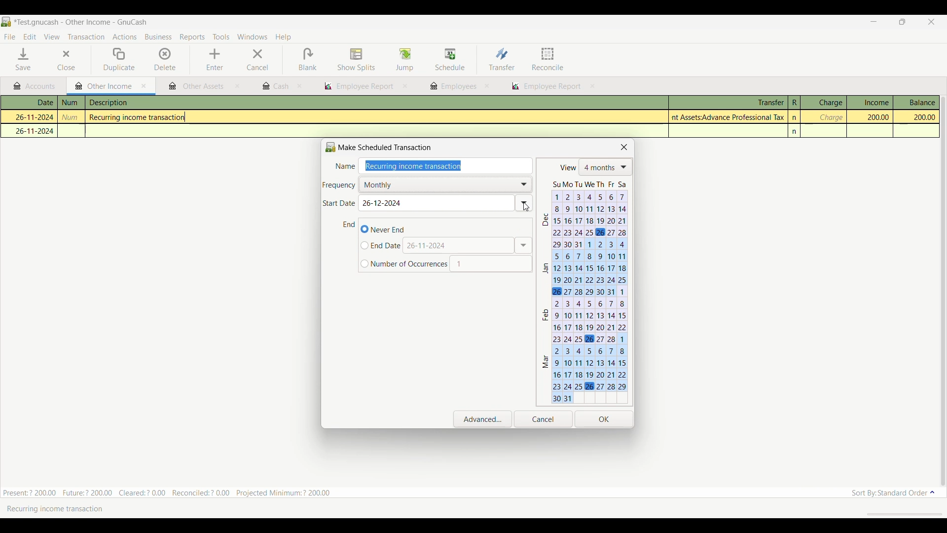 This screenshot has width=947, height=533. Describe the element at coordinates (349, 225) in the screenshot. I see `Indicates end date of transaction` at that location.